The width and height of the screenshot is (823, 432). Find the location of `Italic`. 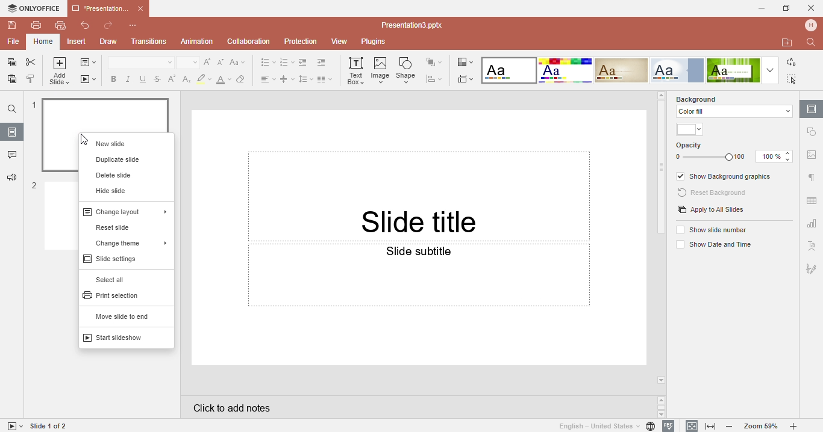

Italic is located at coordinates (130, 79).